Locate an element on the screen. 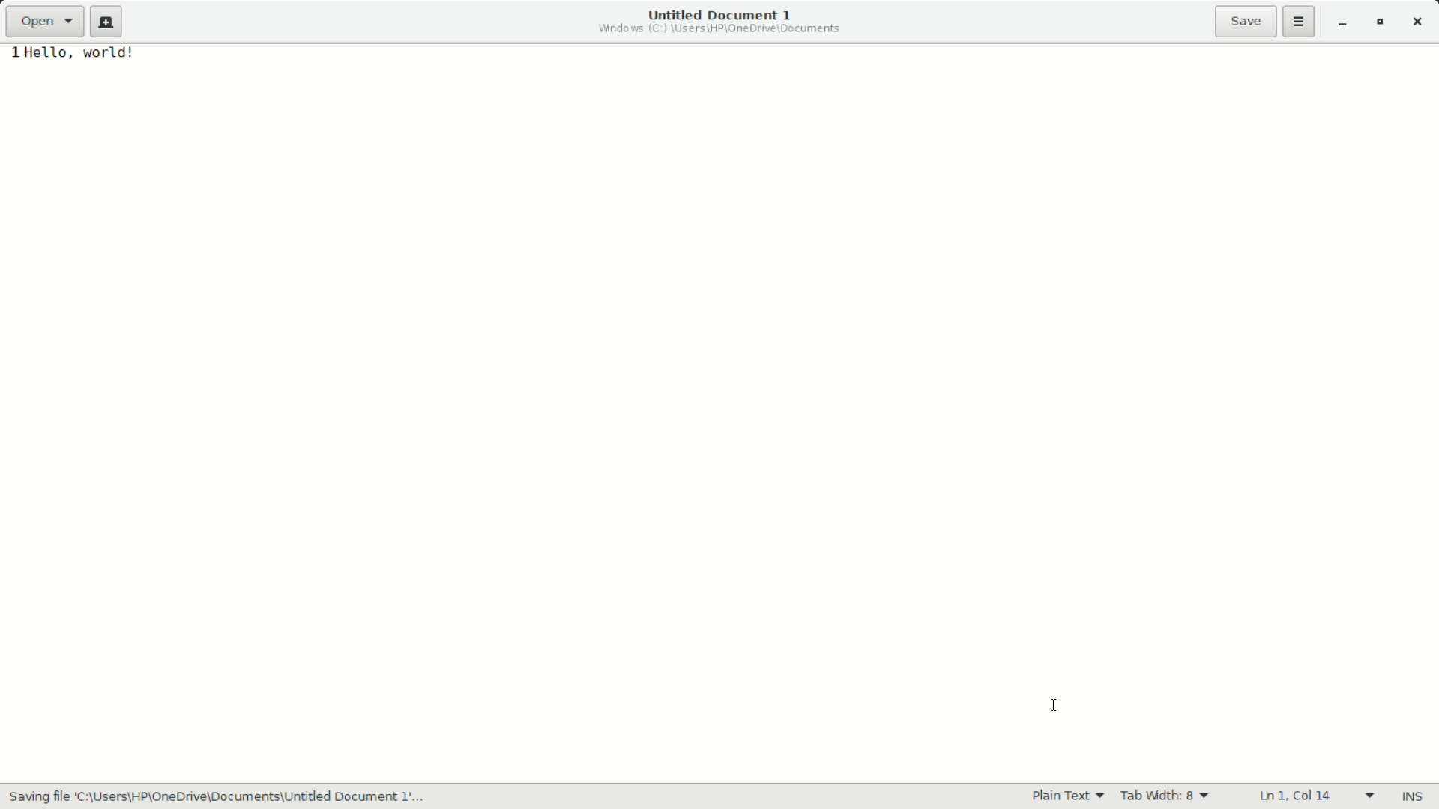 The width and height of the screenshot is (1439, 809). more options is located at coordinates (1299, 22).